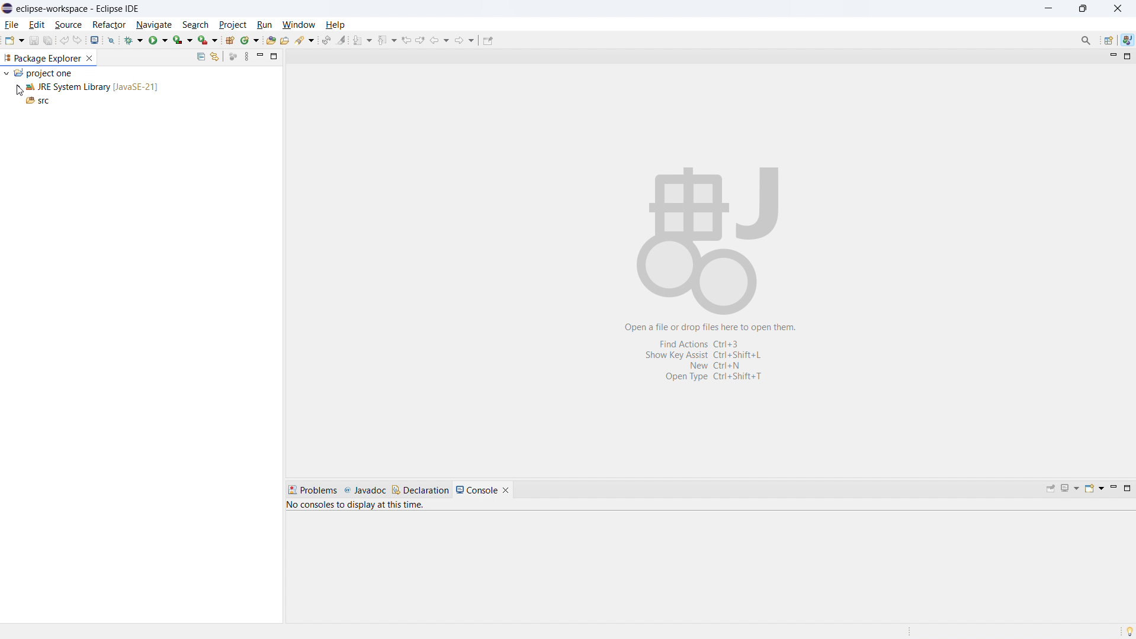 The height and width of the screenshot is (639, 1136). I want to click on focus on active task, so click(232, 56).